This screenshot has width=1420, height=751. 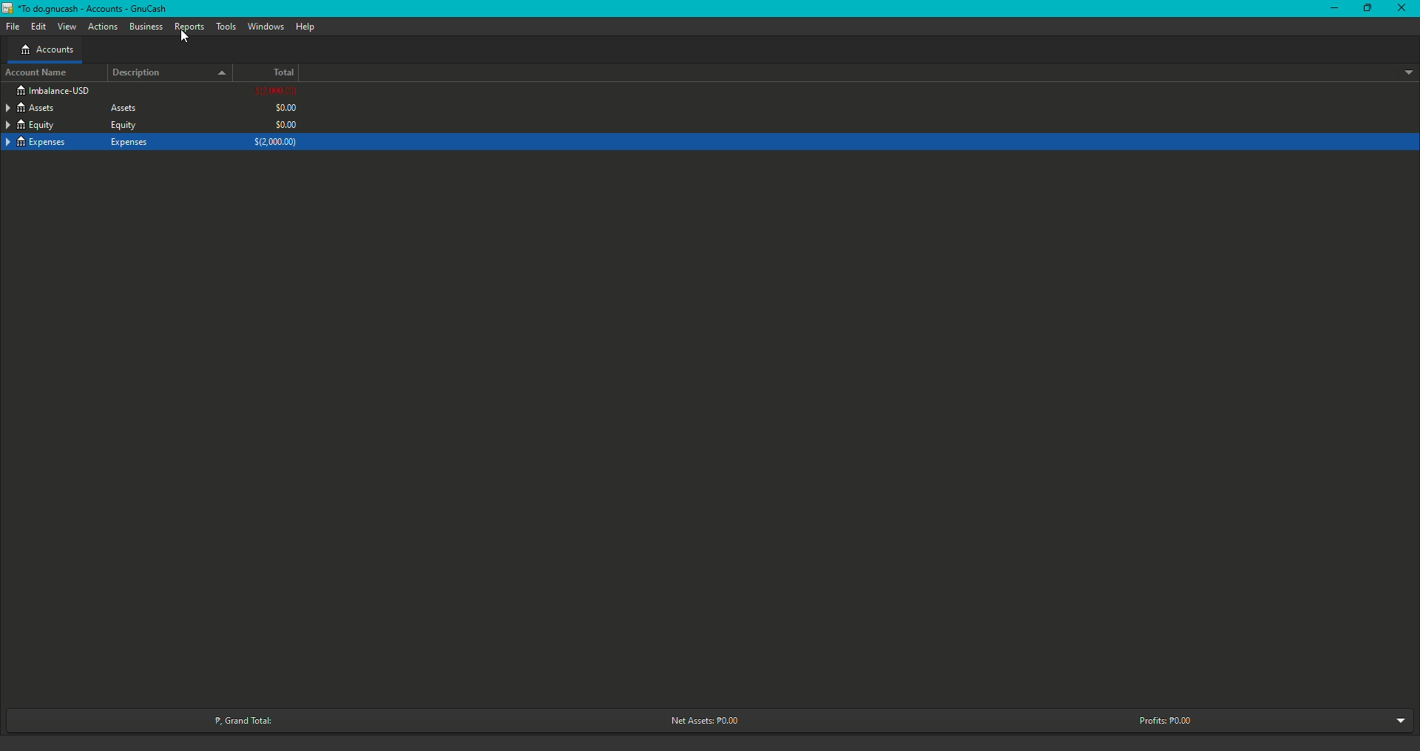 I want to click on Window, so click(x=264, y=27).